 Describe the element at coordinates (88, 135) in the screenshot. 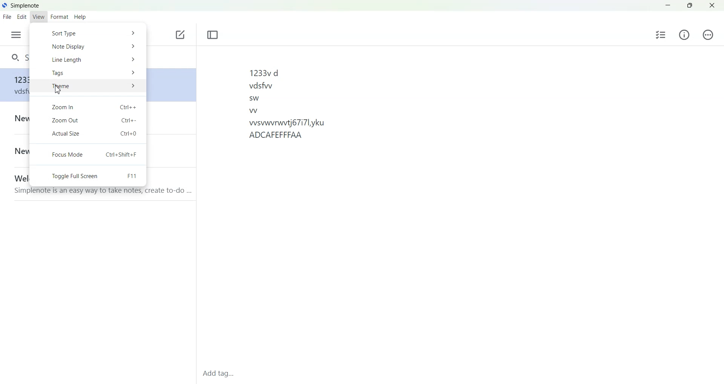

I see `Actual Size` at that location.